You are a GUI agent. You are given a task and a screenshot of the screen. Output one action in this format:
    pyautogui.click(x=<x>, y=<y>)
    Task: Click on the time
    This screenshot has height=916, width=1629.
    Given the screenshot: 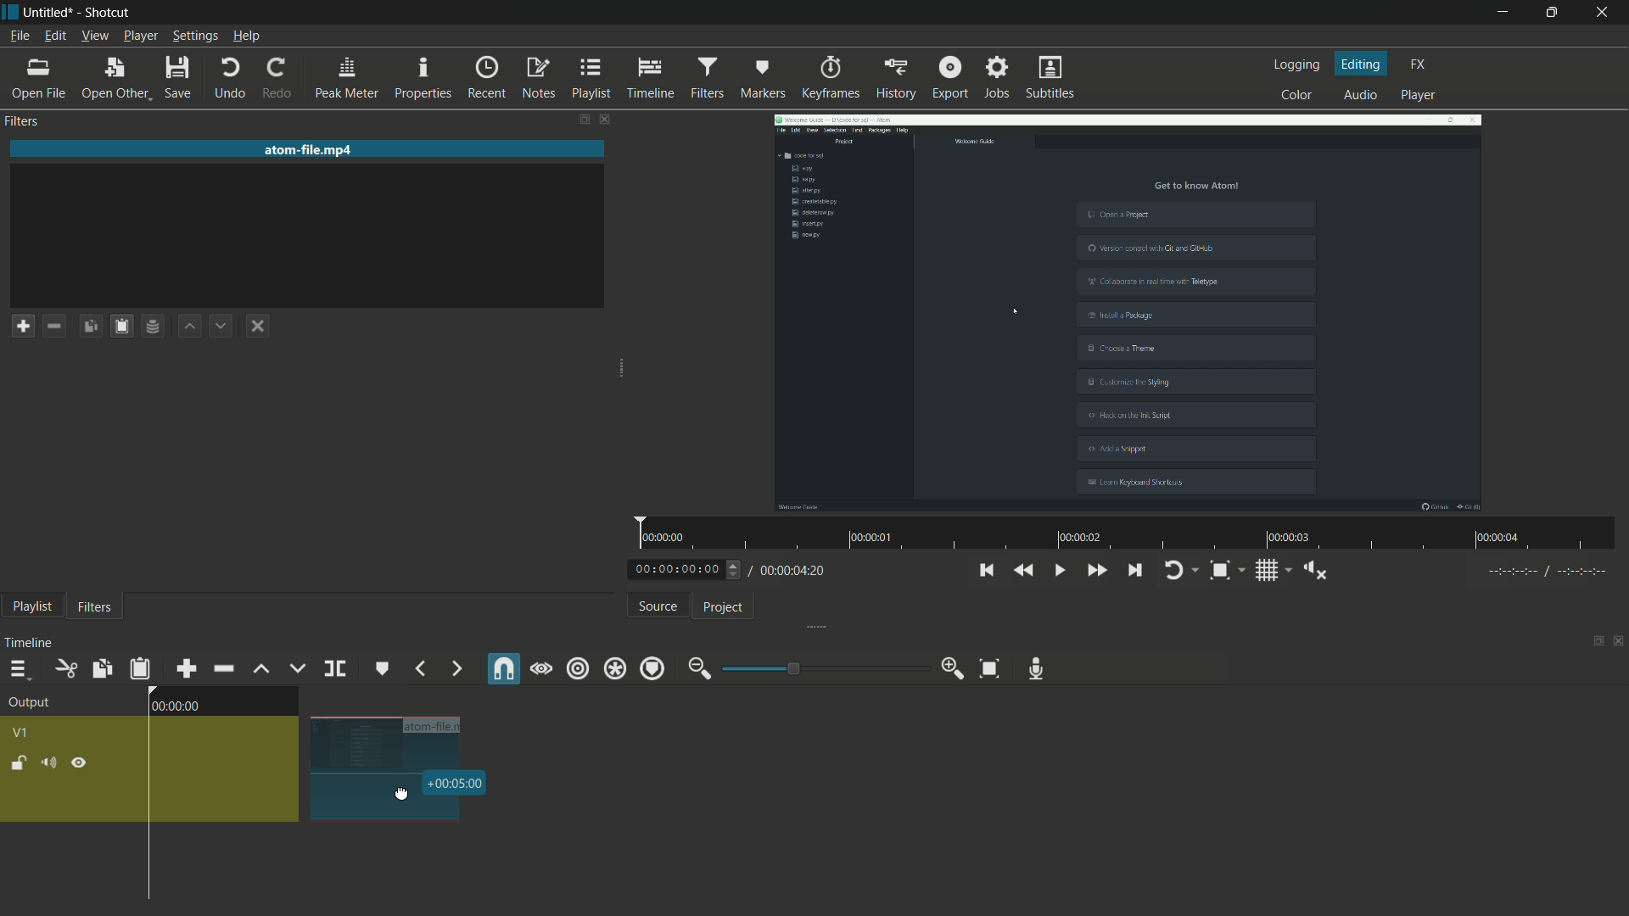 What is the action you would take?
    pyautogui.click(x=1131, y=534)
    